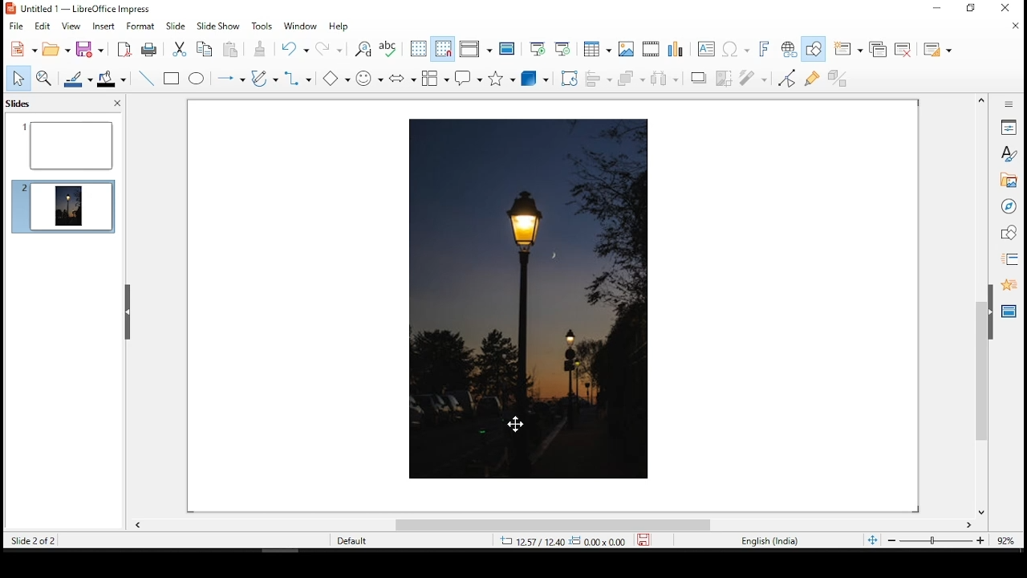  I want to click on styles, so click(1007, 154).